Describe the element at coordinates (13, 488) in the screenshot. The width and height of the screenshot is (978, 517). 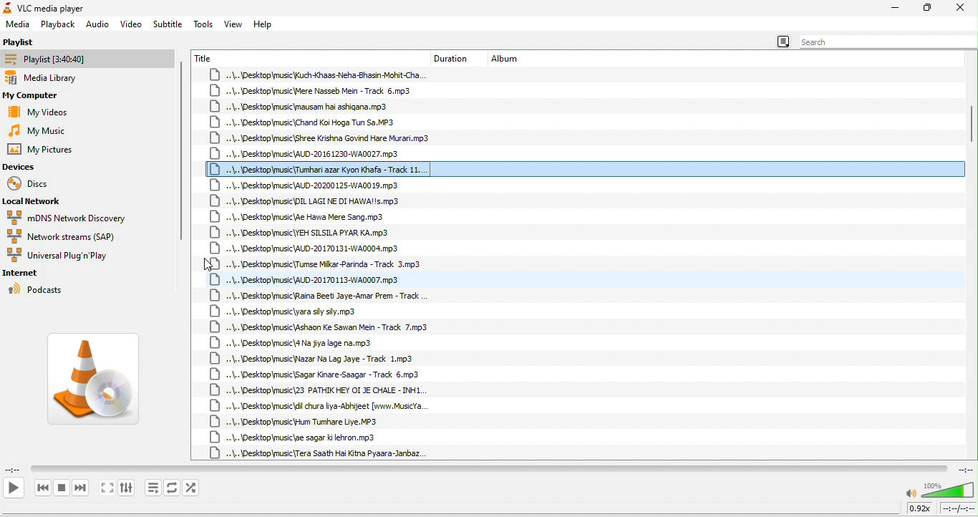
I see `play` at that location.